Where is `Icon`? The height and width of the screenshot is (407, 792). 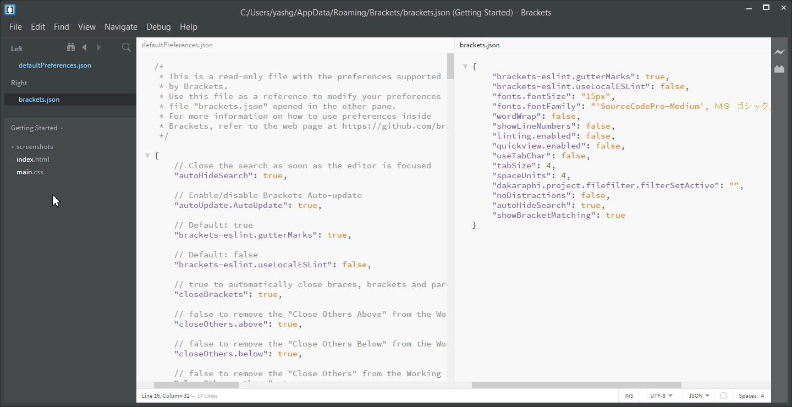
Icon is located at coordinates (724, 396).